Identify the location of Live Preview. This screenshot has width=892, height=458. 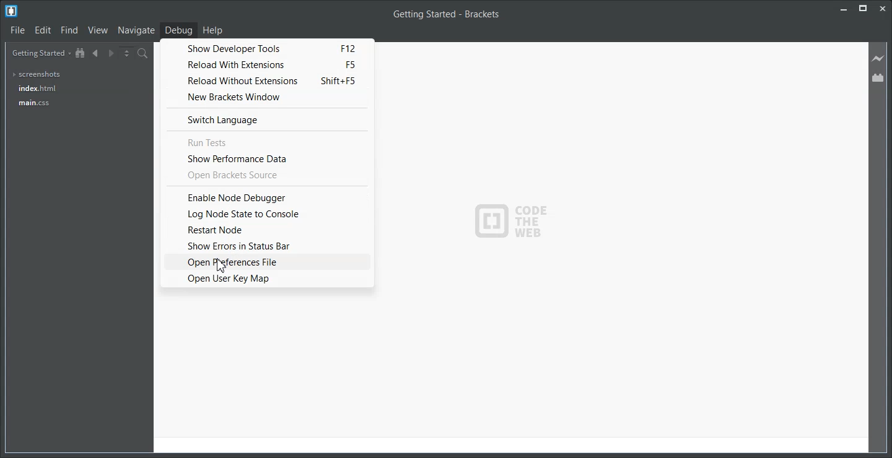
(878, 58).